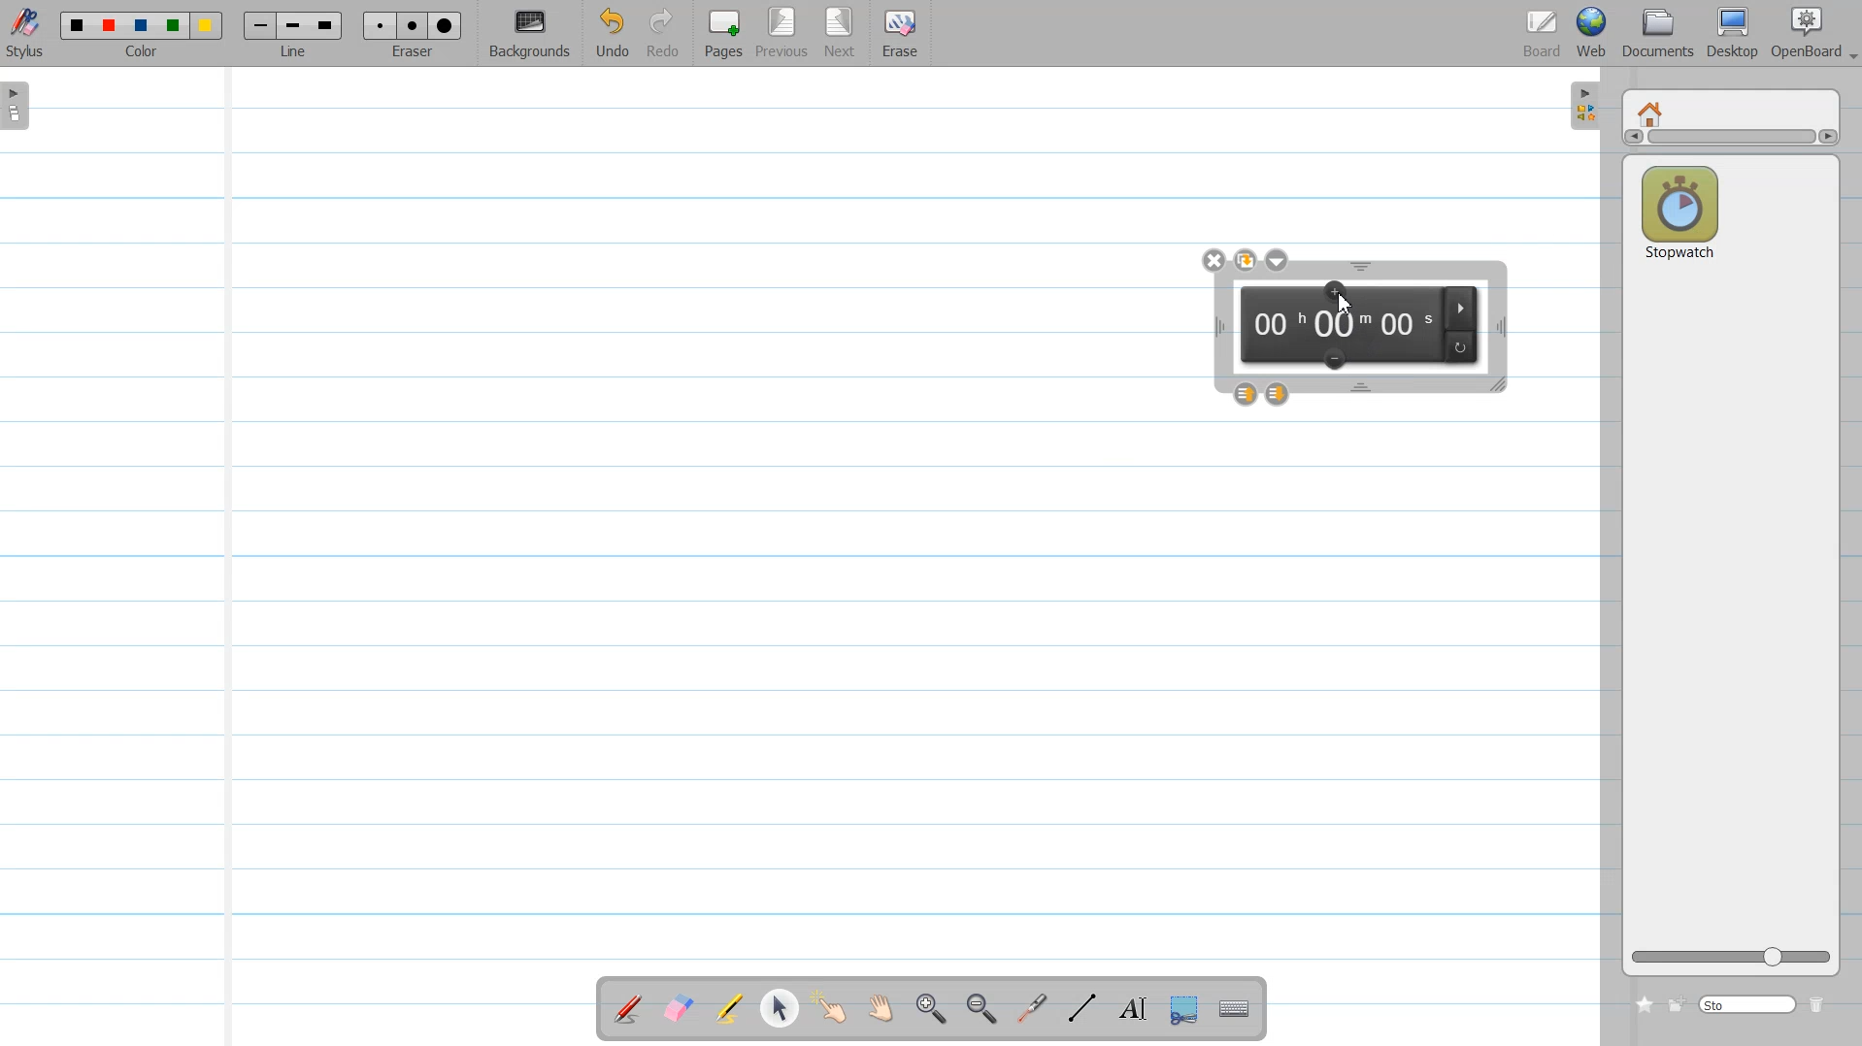 The width and height of the screenshot is (1862, 1046). I want to click on Draw Line, so click(1081, 1008).